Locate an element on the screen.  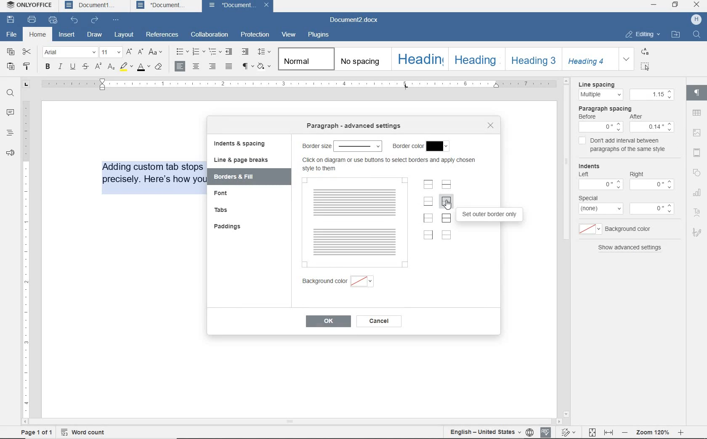
menu is located at coordinates (653, 209).